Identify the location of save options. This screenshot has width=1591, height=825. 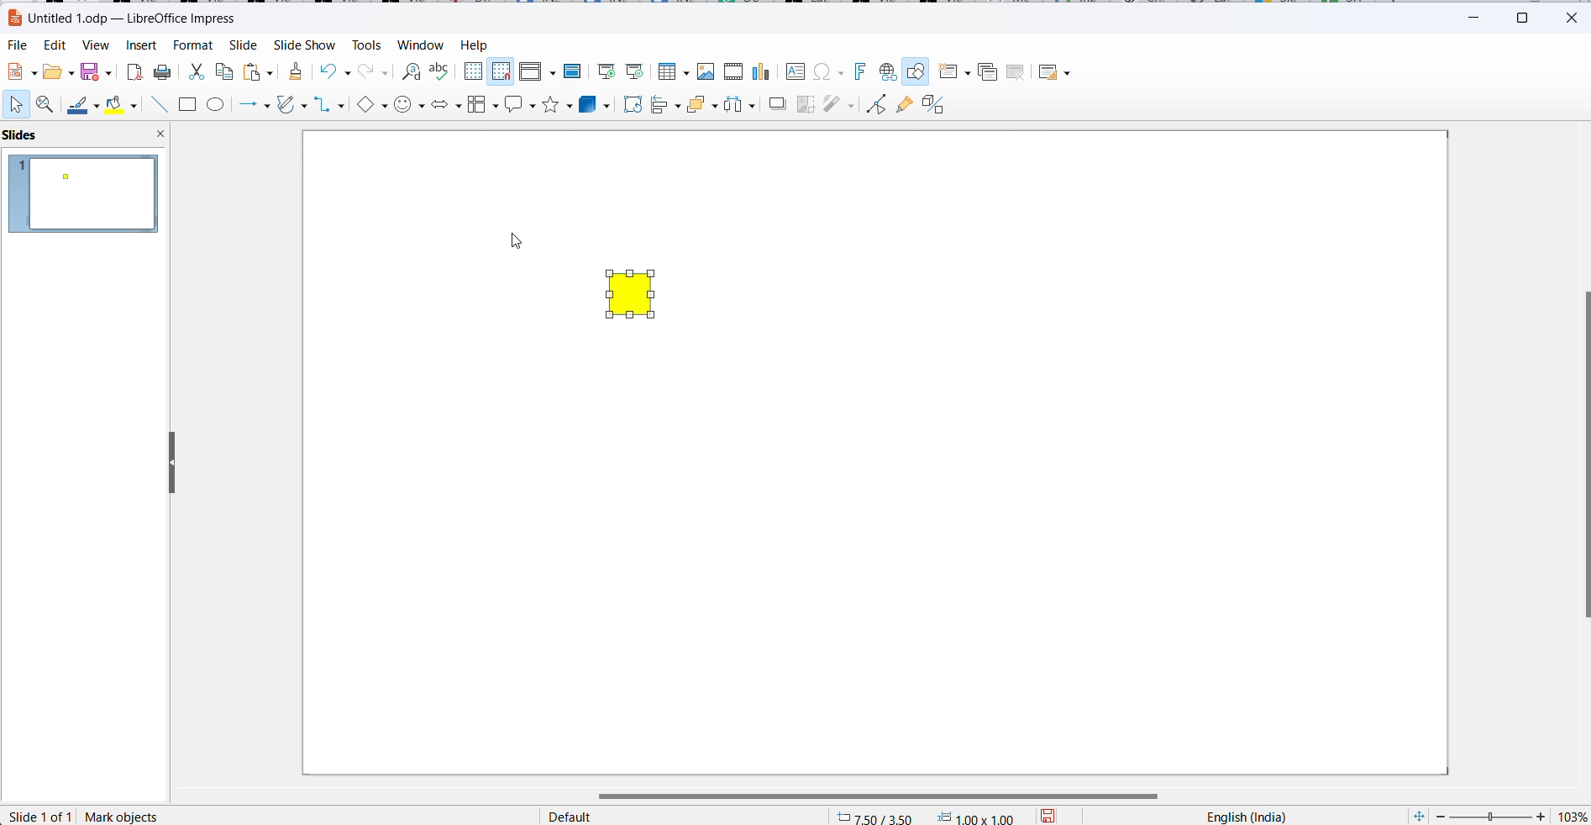
(1053, 815).